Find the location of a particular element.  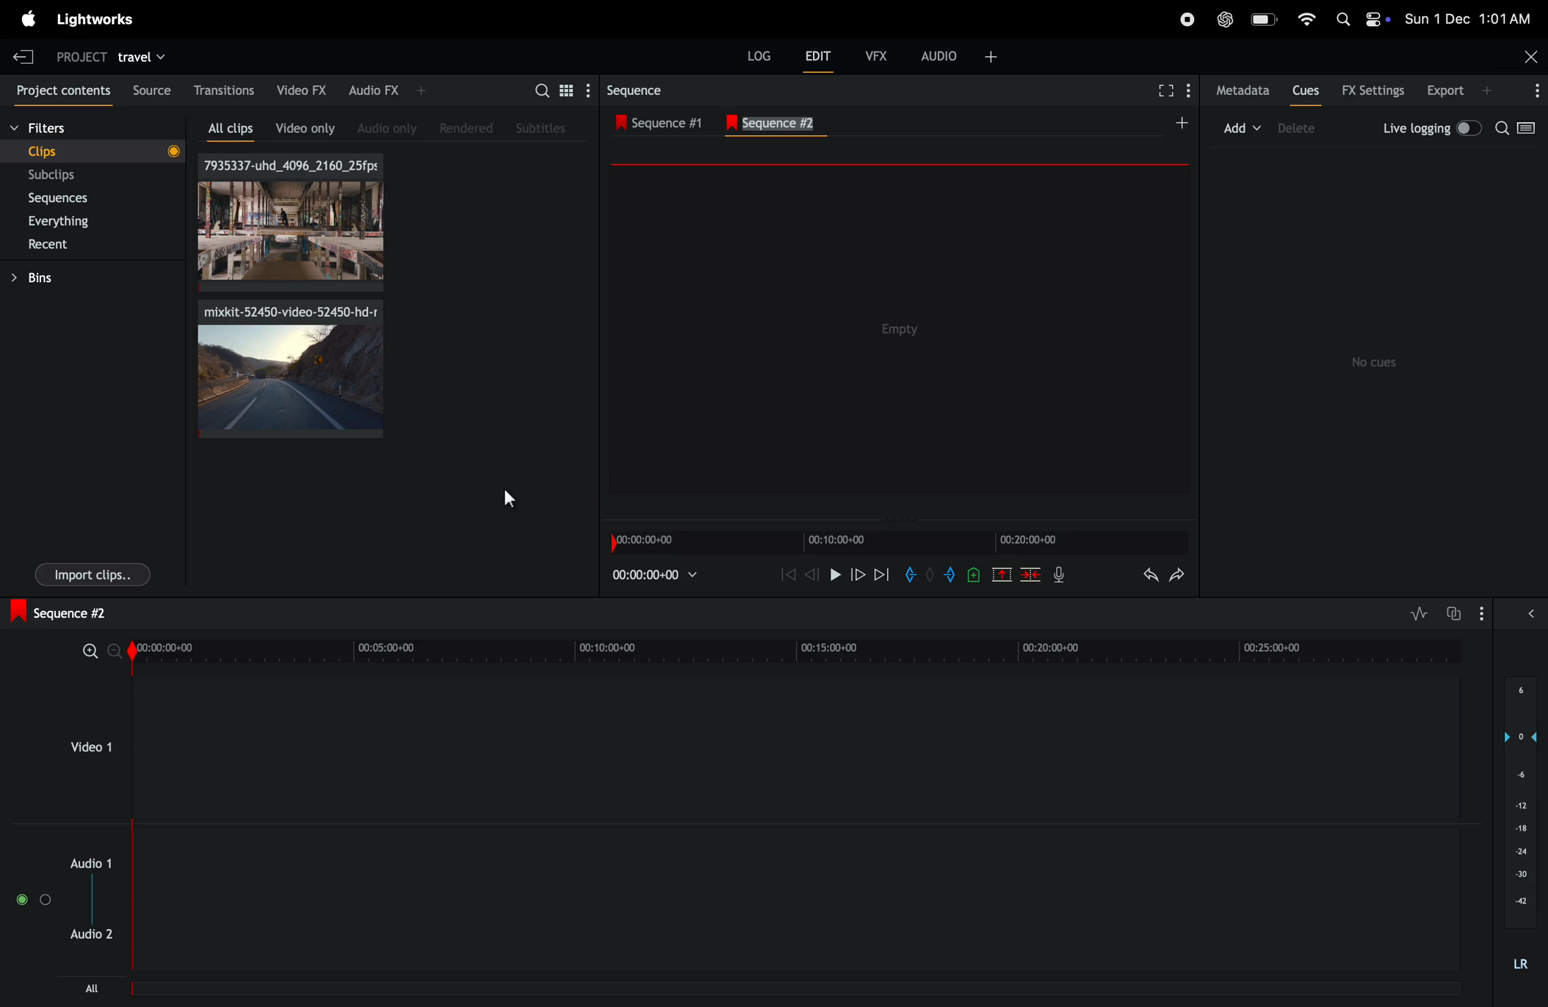

rewind is located at coordinates (788, 576).